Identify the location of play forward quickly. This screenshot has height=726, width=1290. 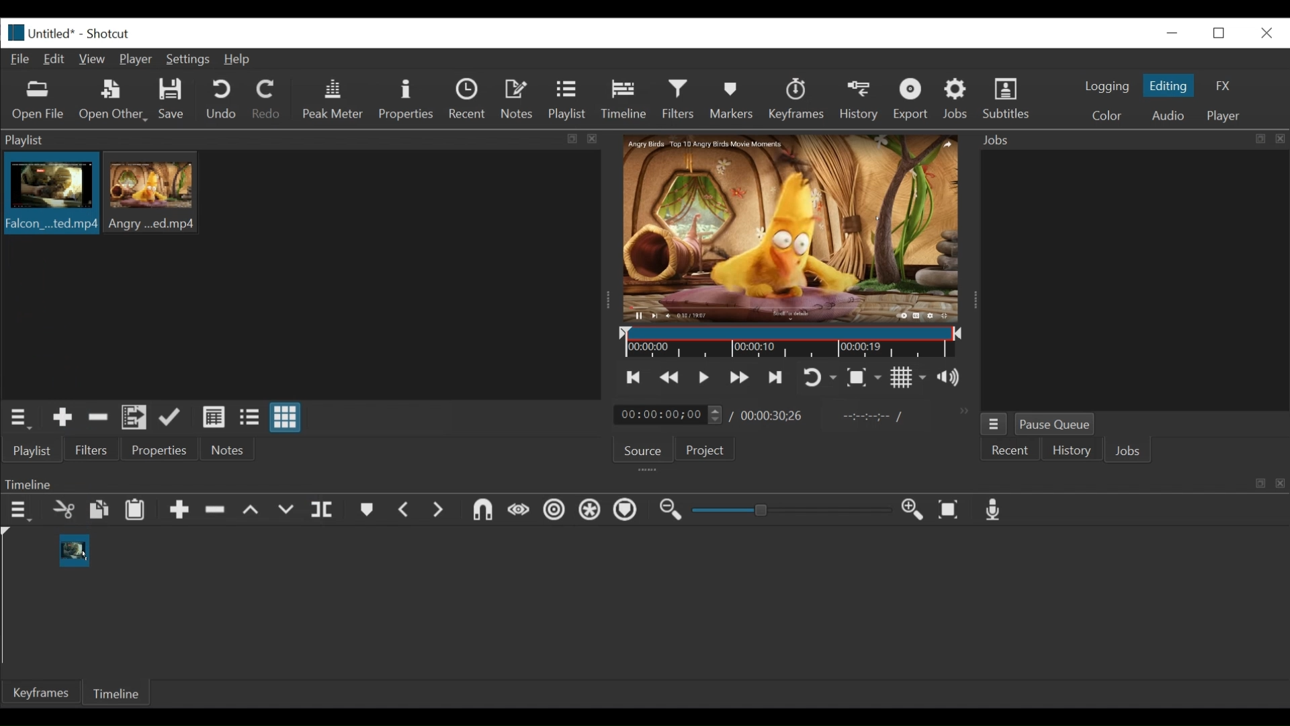
(741, 379).